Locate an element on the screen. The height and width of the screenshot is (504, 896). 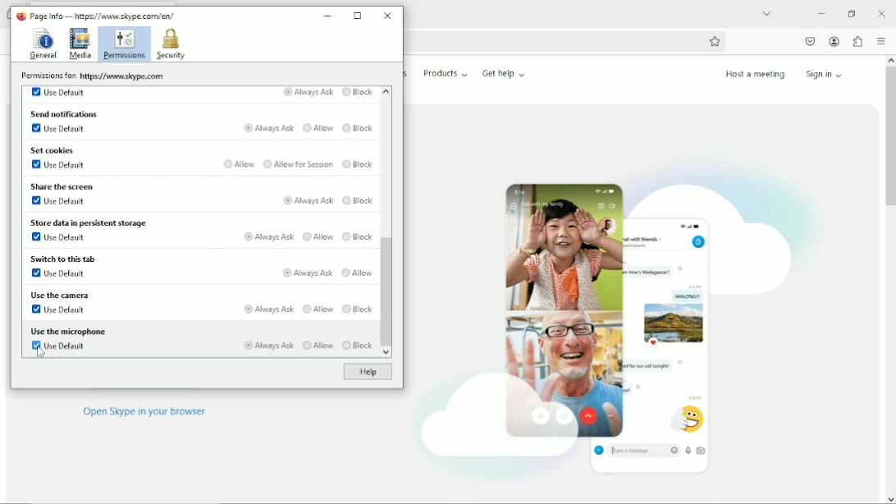
scroll up is located at coordinates (384, 93).